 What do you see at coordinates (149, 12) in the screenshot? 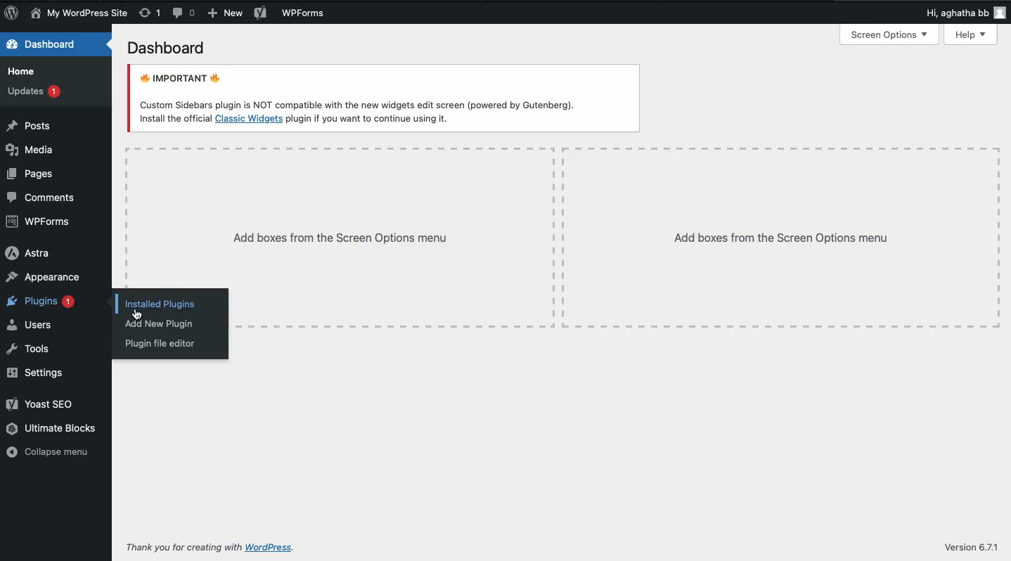
I see `Revision` at bounding box center [149, 12].